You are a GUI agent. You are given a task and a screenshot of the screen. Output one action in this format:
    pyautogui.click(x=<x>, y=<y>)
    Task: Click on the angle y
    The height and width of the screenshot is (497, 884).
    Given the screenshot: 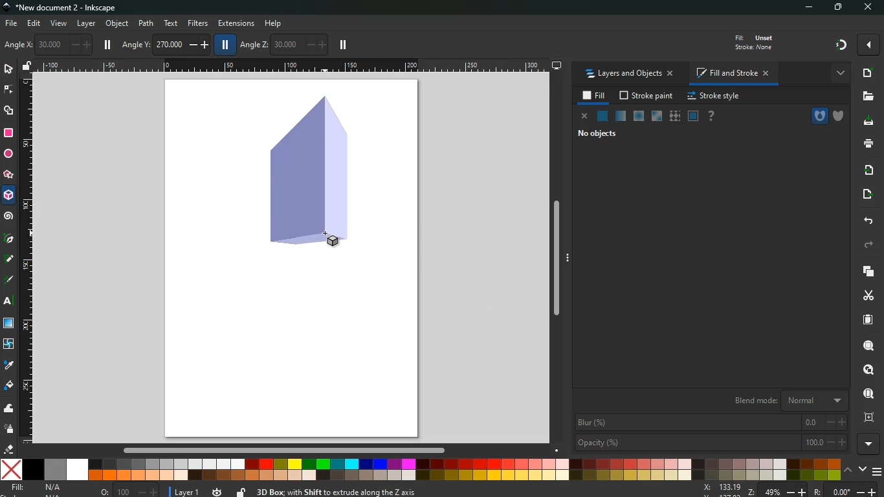 What is the action you would take?
    pyautogui.click(x=167, y=43)
    